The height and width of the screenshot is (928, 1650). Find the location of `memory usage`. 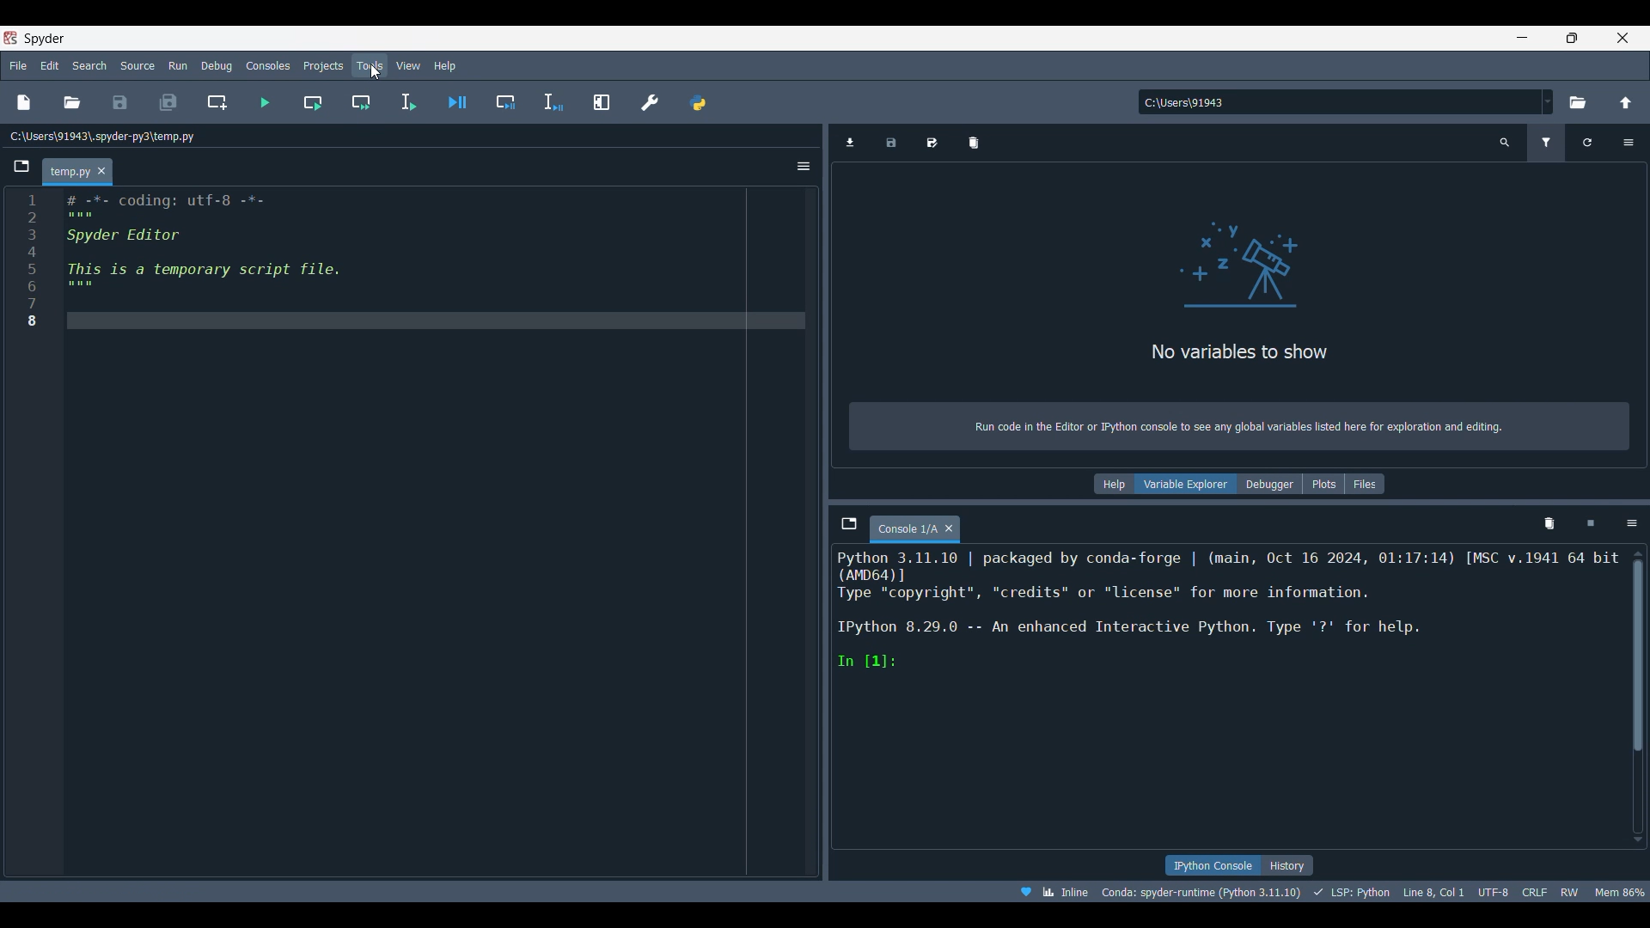

memory usage is located at coordinates (1620, 890).